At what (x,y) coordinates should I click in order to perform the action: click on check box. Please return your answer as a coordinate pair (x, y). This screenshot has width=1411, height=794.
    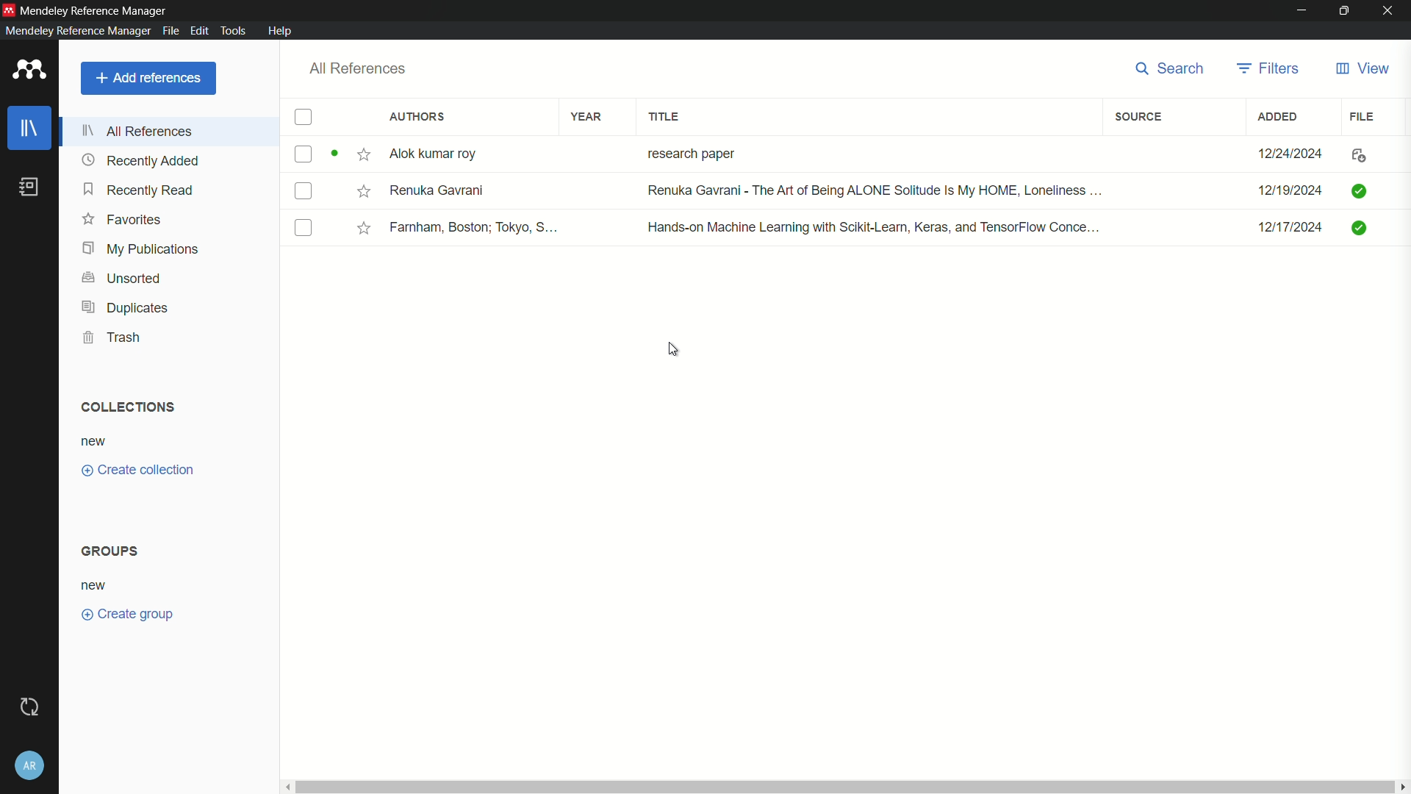
    Looking at the image, I should click on (305, 118).